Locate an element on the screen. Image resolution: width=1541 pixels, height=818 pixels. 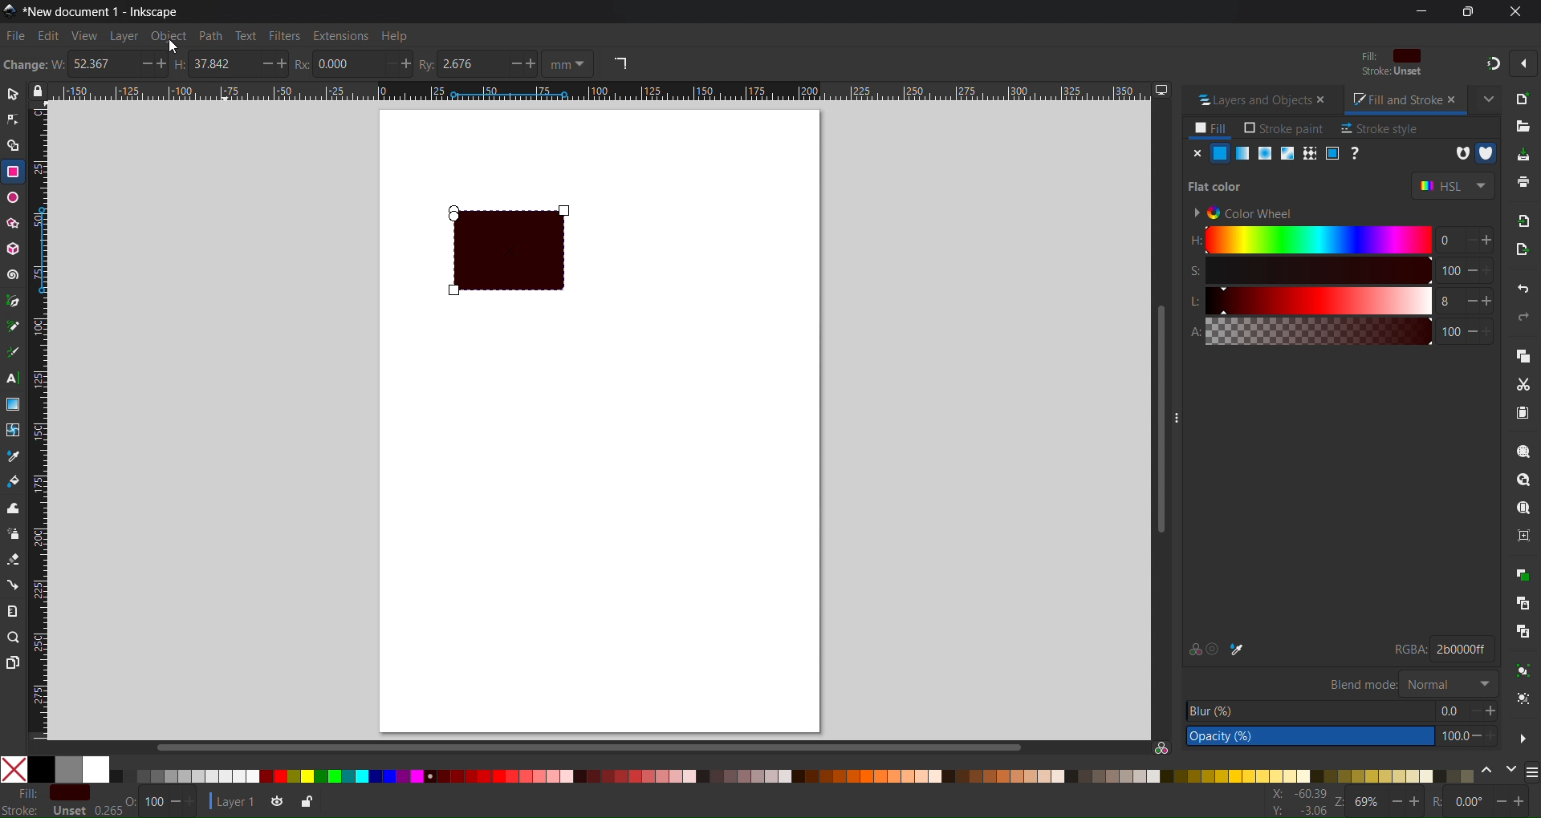
Paste is located at coordinates (1523, 415).